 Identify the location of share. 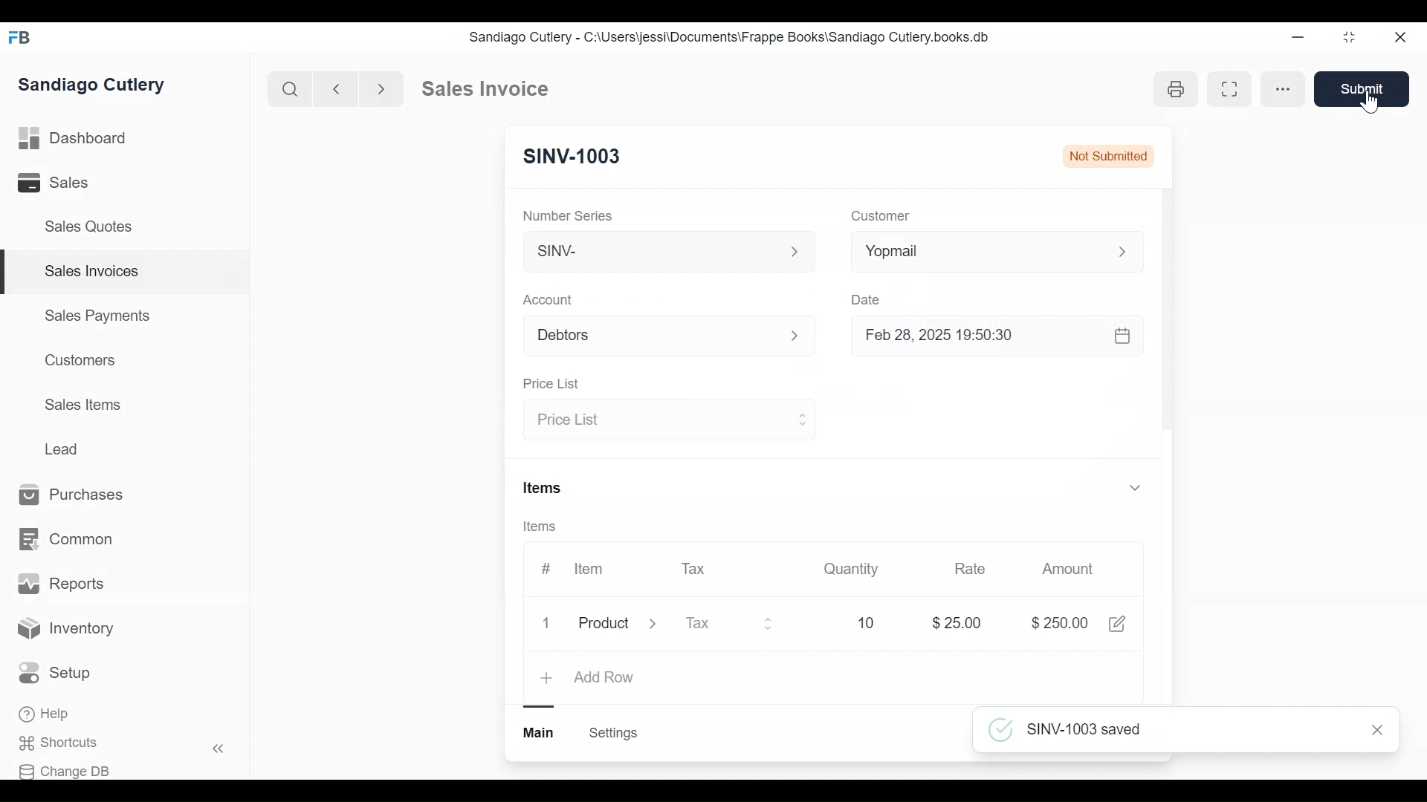
(1121, 624).